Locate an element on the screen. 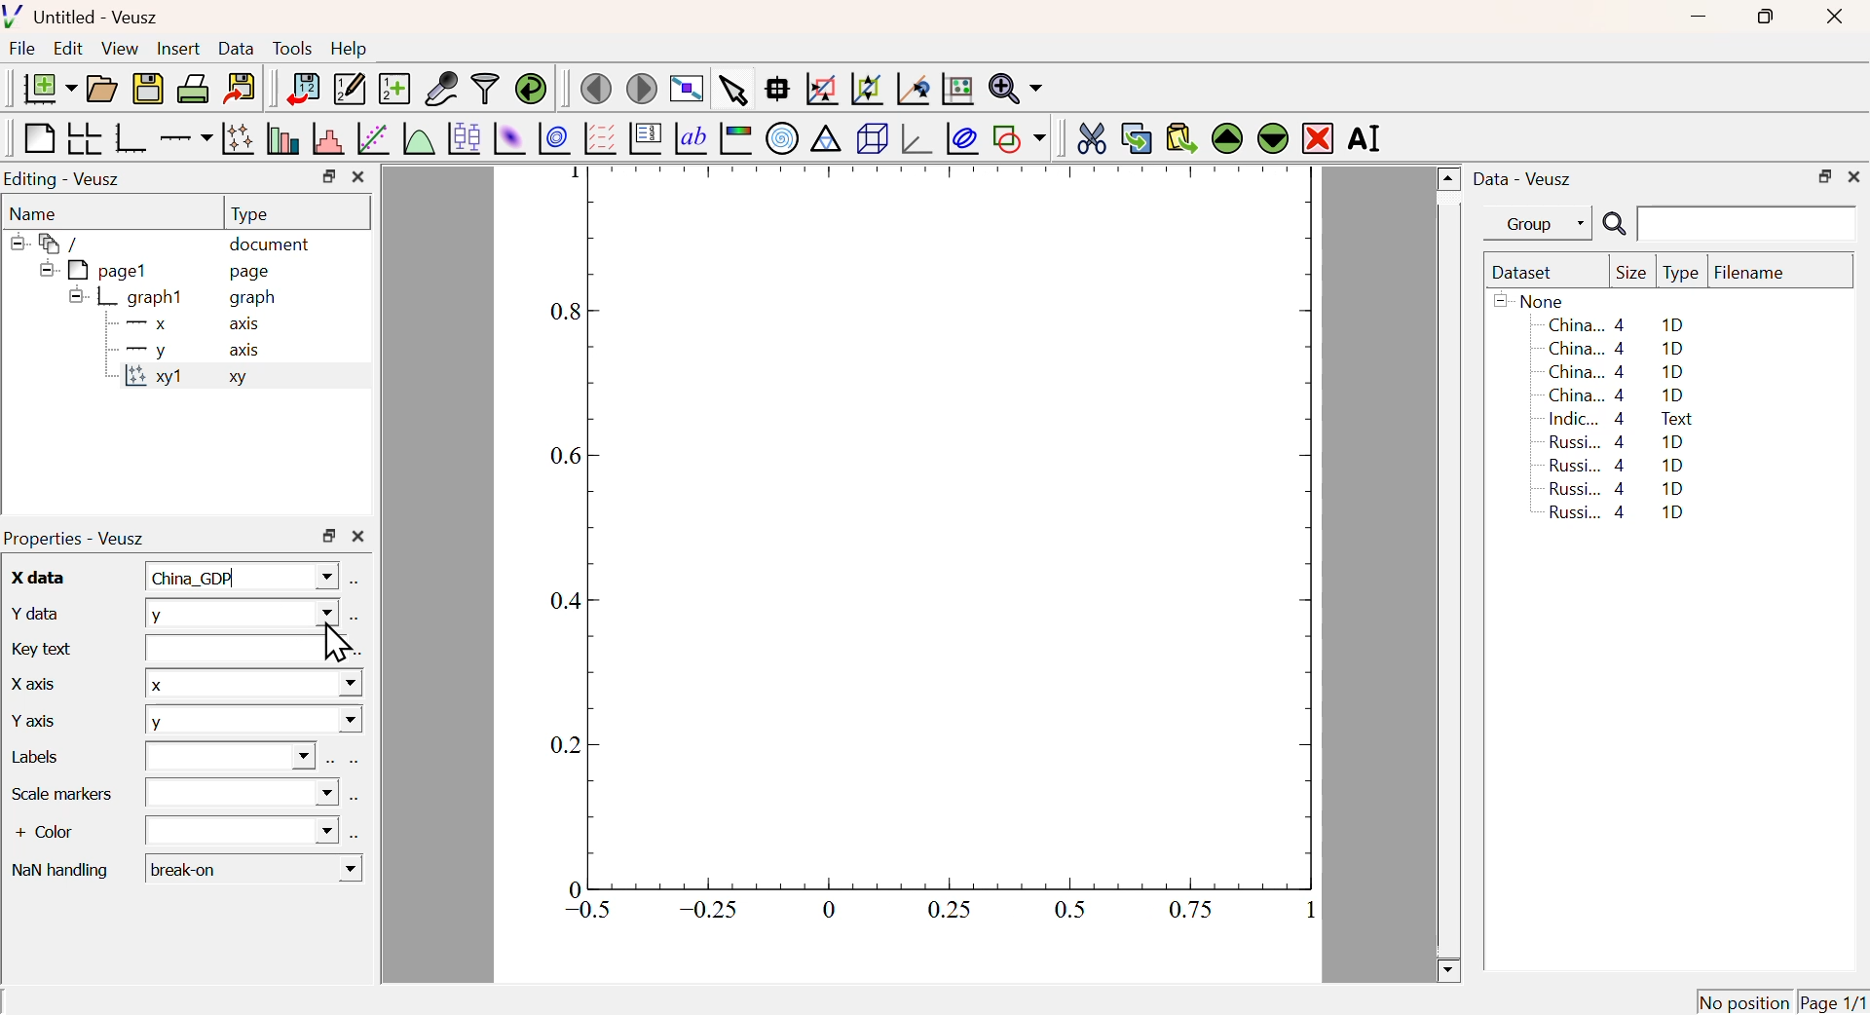 The height and width of the screenshot is (1015, 1870). Labels is located at coordinates (49, 759).